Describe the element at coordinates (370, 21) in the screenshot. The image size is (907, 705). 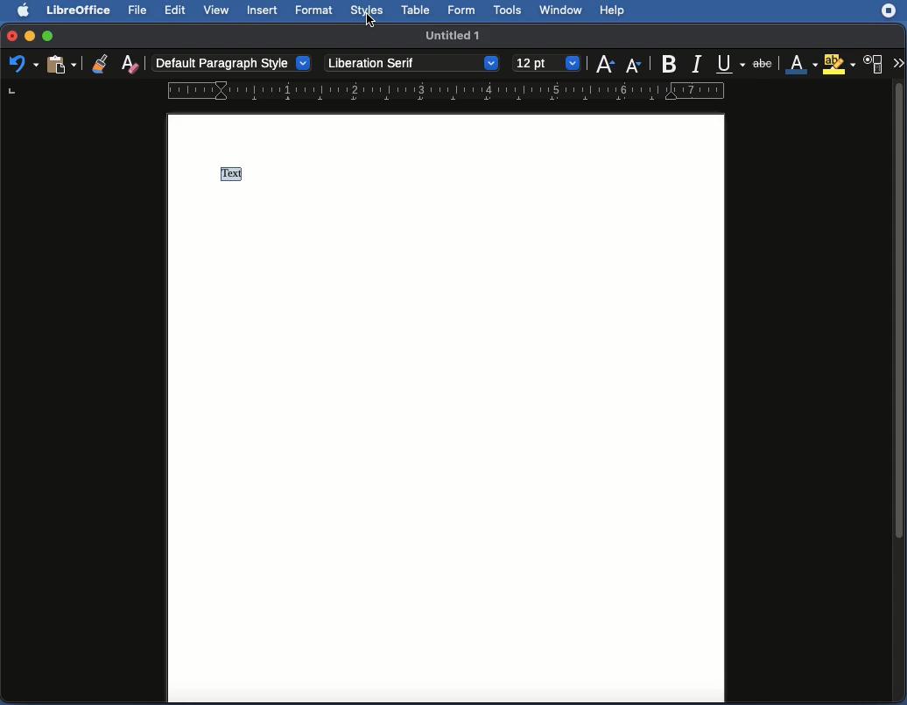
I see `cursor` at that location.